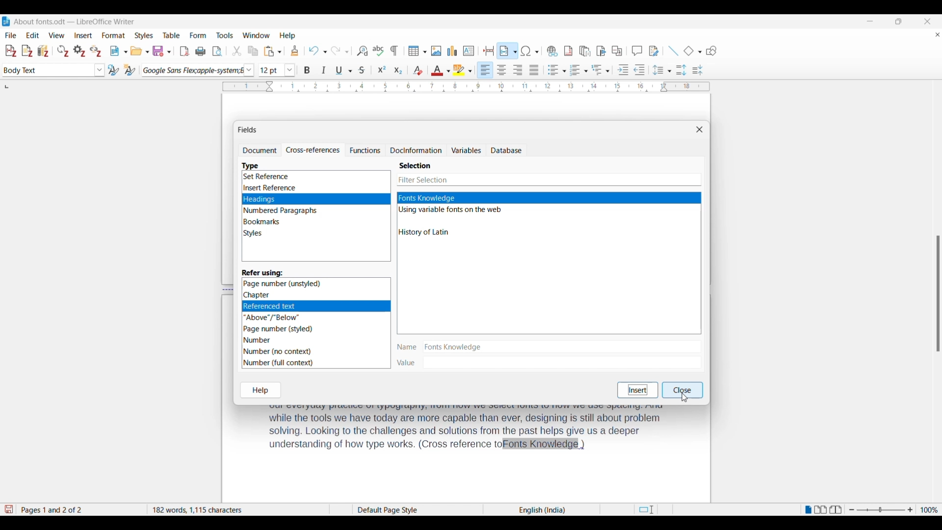 This screenshot has width=942, height=530. I want to click on Insert image, so click(436, 51).